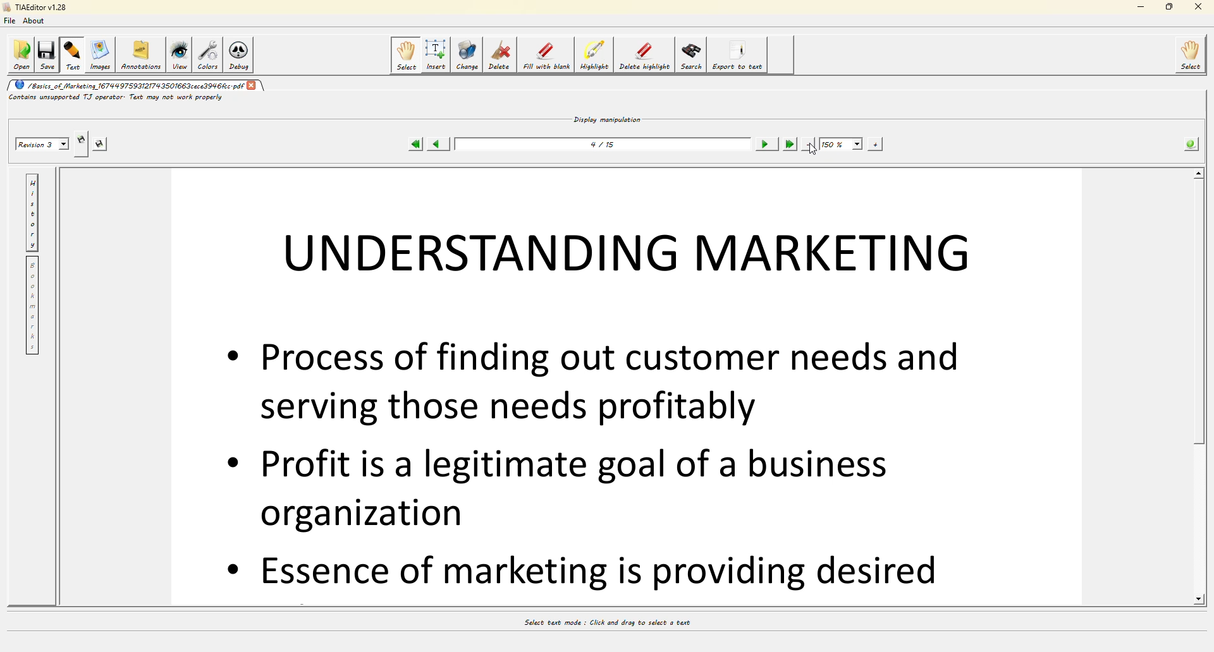 The width and height of the screenshot is (1214, 652). Describe the element at coordinates (594, 56) in the screenshot. I see `highlights` at that location.